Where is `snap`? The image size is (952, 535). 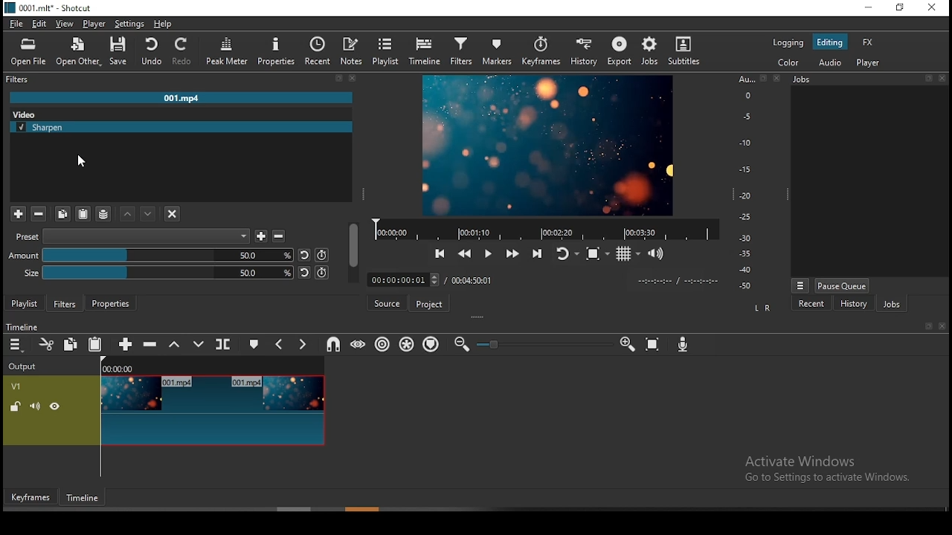
snap is located at coordinates (330, 345).